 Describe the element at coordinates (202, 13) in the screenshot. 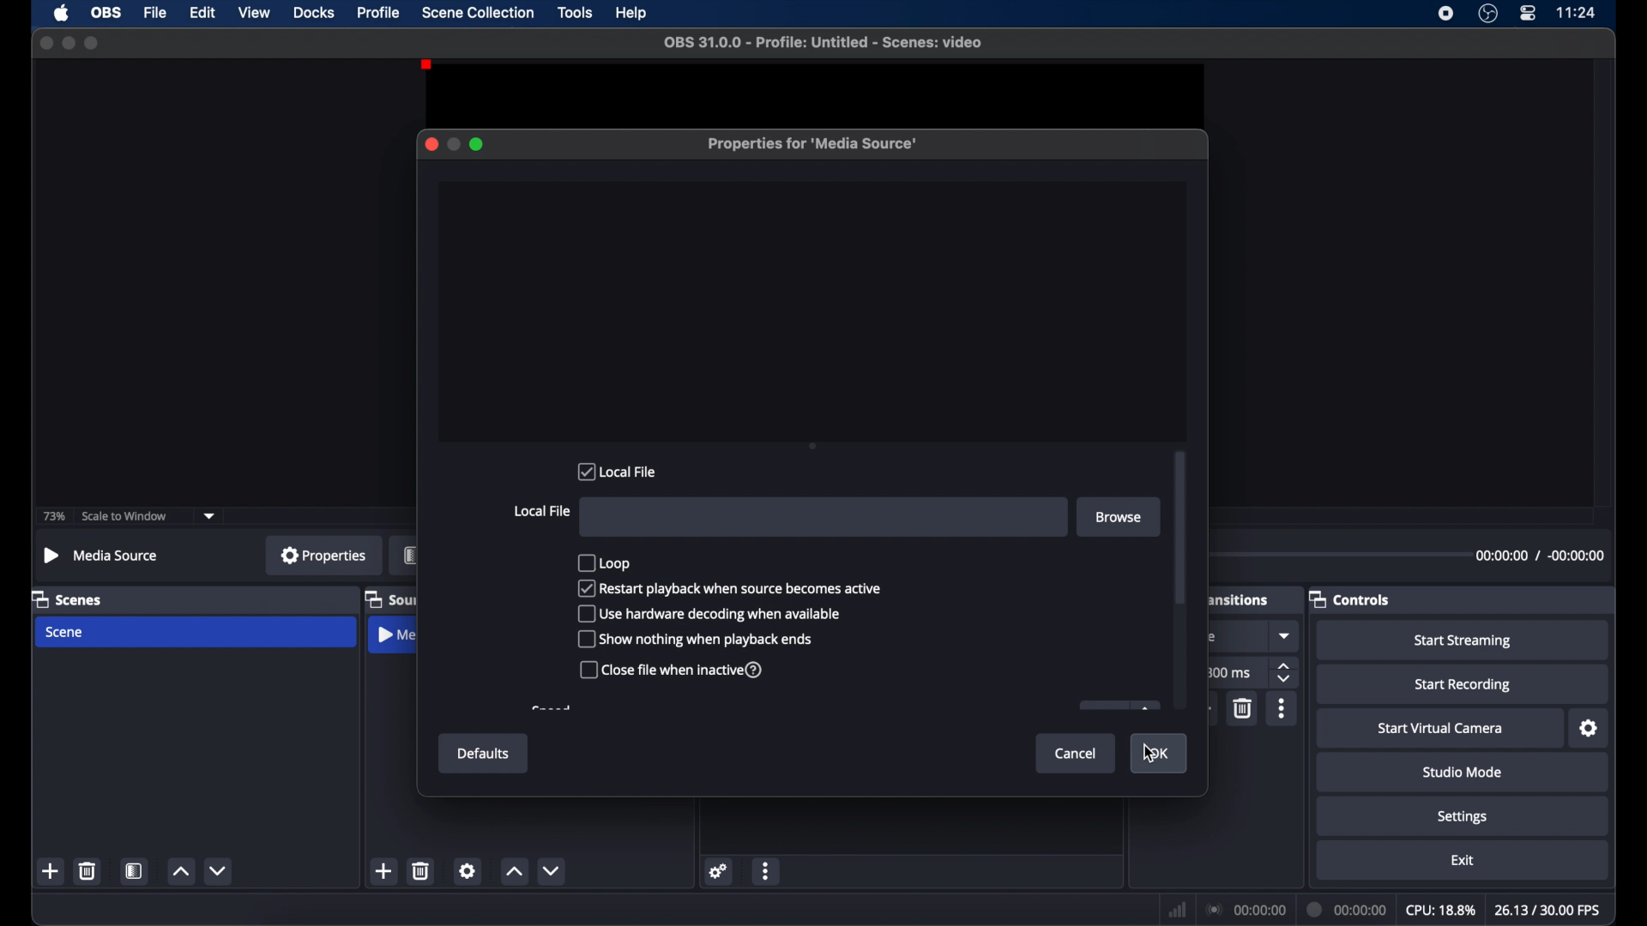

I see `edit` at that location.